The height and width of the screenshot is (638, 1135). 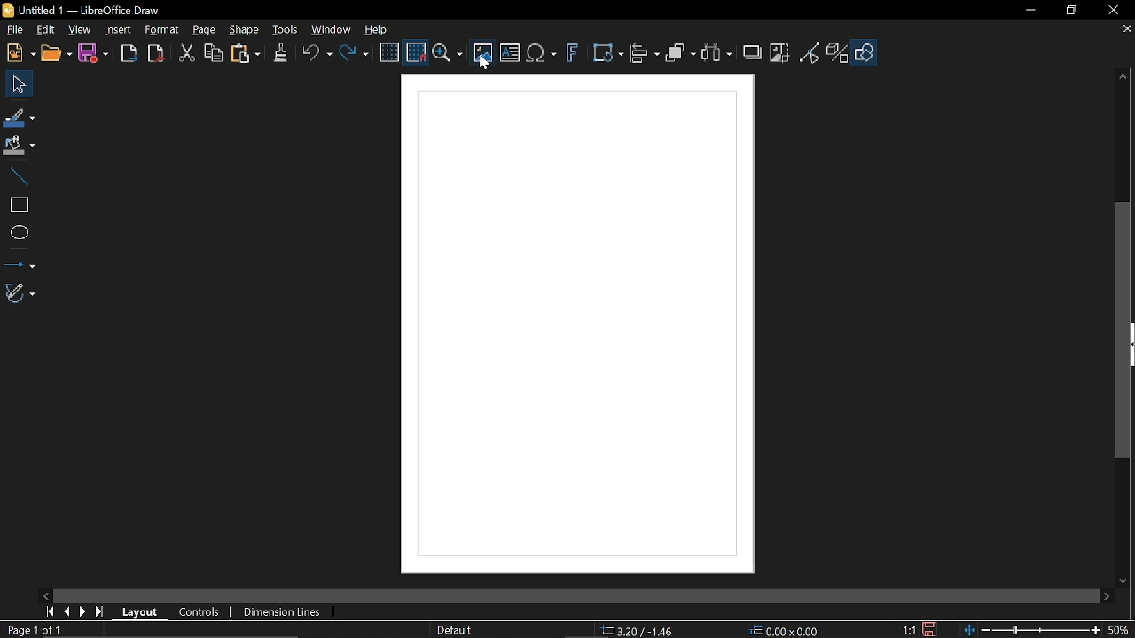 I want to click on cursor, so click(x=485, y=62).